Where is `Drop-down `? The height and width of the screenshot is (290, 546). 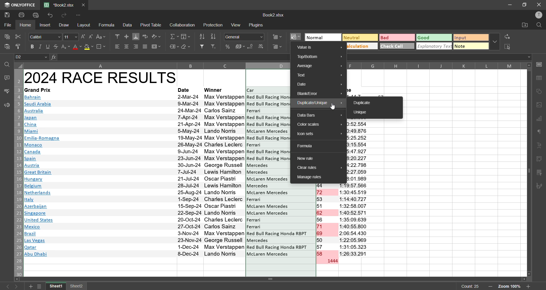
Drop-down  is located at coordinates (530, 57).